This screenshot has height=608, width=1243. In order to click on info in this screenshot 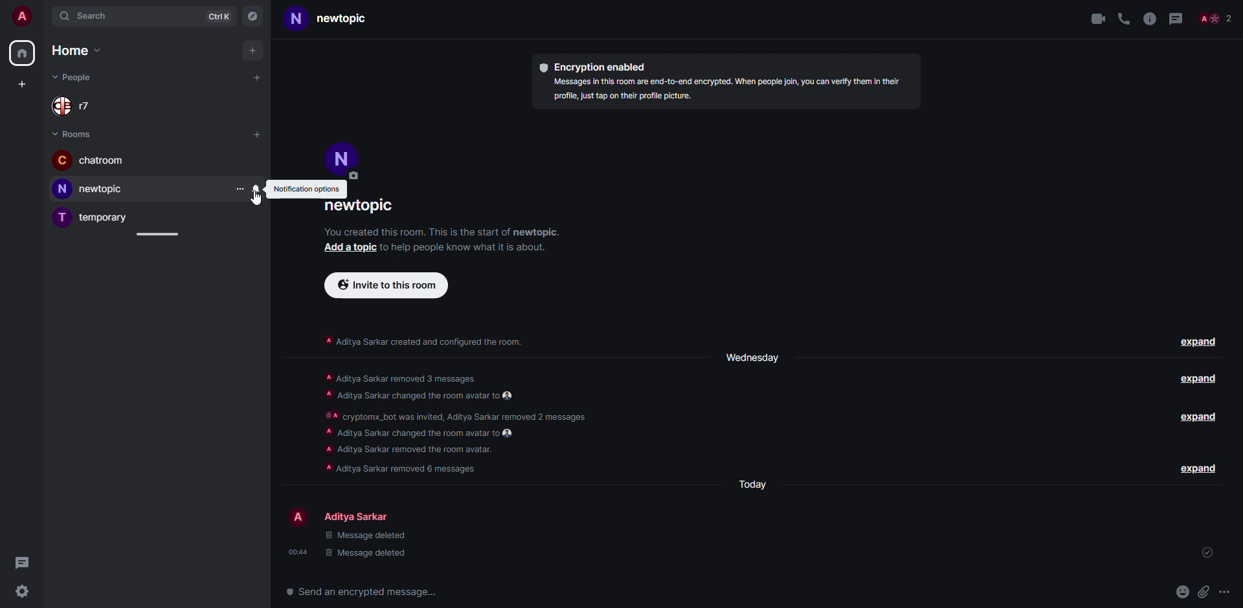, I will do `click(424, 341)`.